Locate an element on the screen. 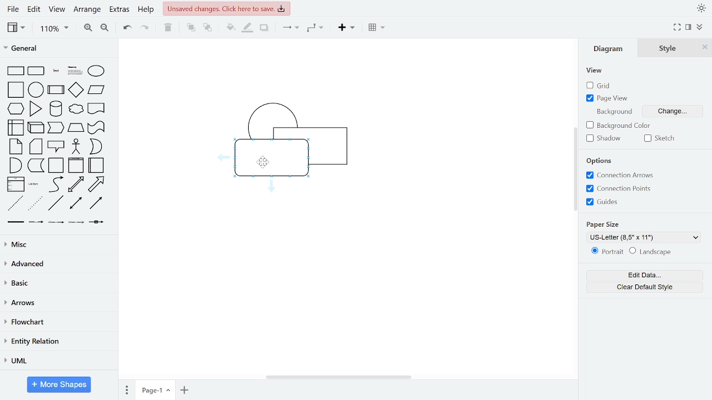  internal storage is located at coordinates (17, 128).